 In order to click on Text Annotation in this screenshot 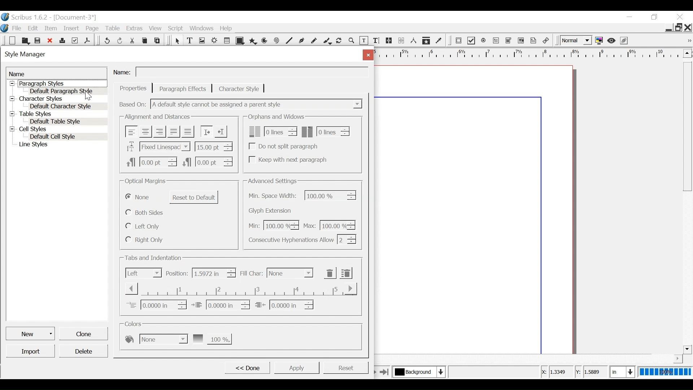, I will do `click(534, 41)`.